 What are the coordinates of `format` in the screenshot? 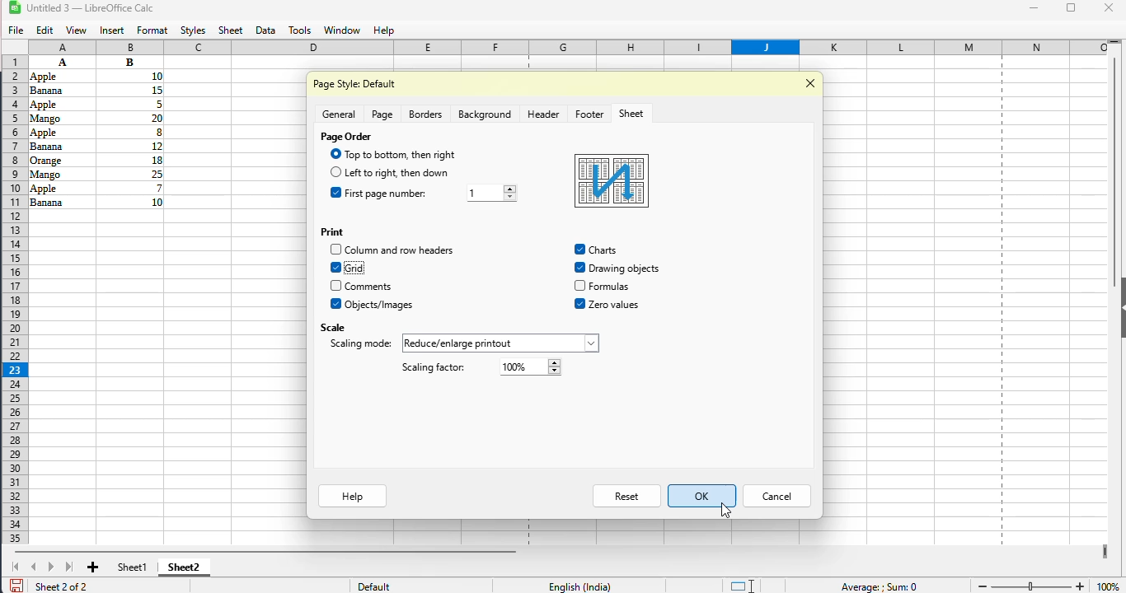 It's located at (152, 30).